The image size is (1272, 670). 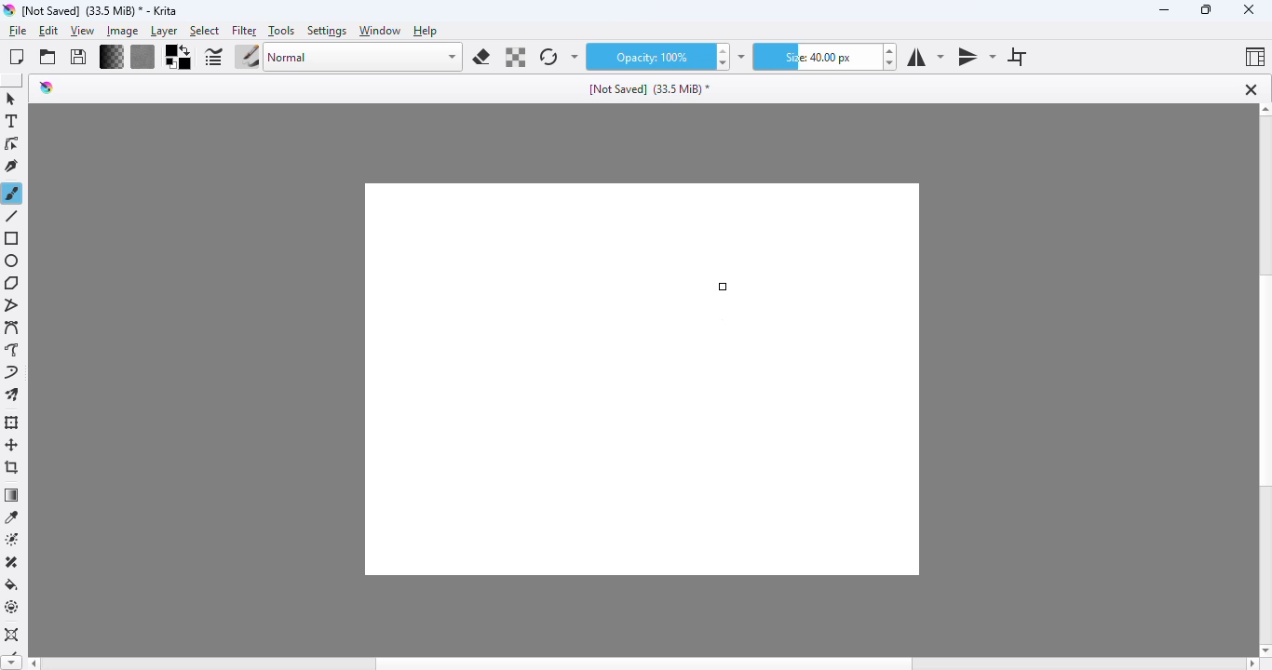 What do you see at coordinates (13, 373) in the screenshot?
I see `dynamic brush tool` at bounding box center [13, 373].